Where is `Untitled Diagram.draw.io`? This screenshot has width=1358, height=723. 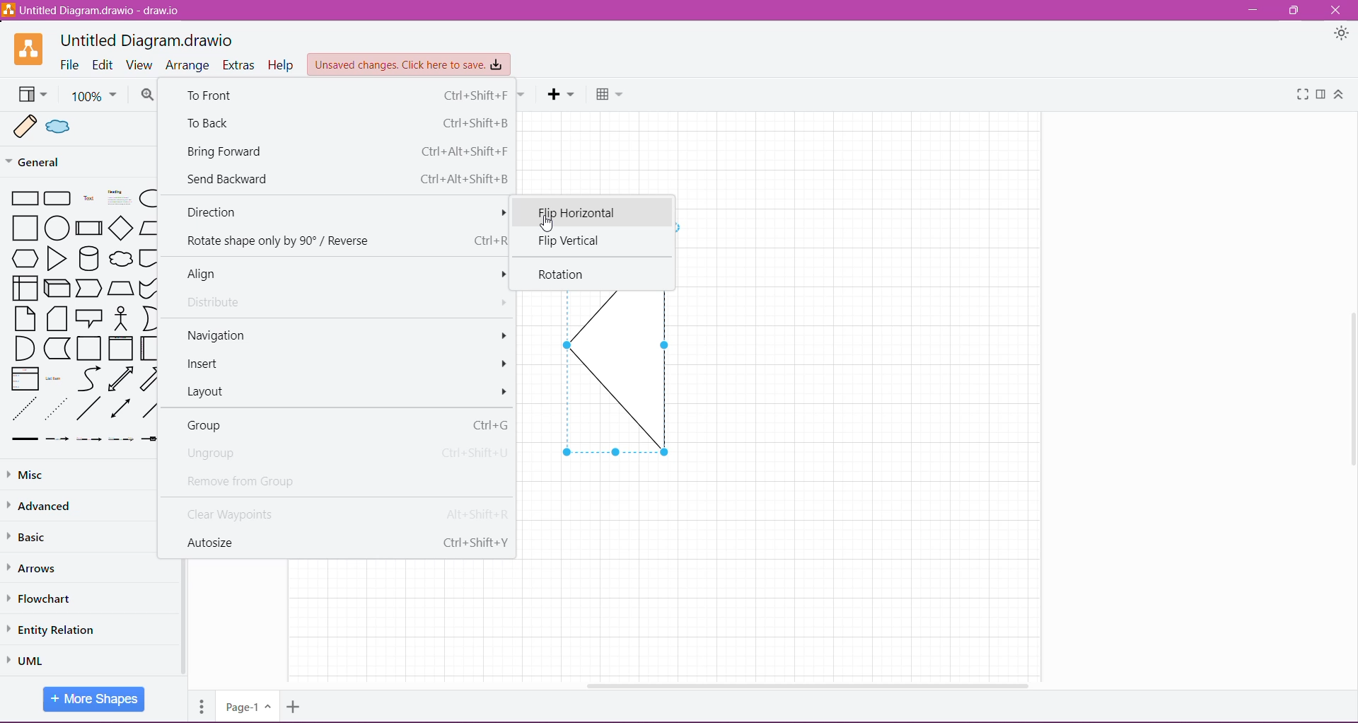 Untitled Diagram.draw.io is located at coordinates (151, 39).